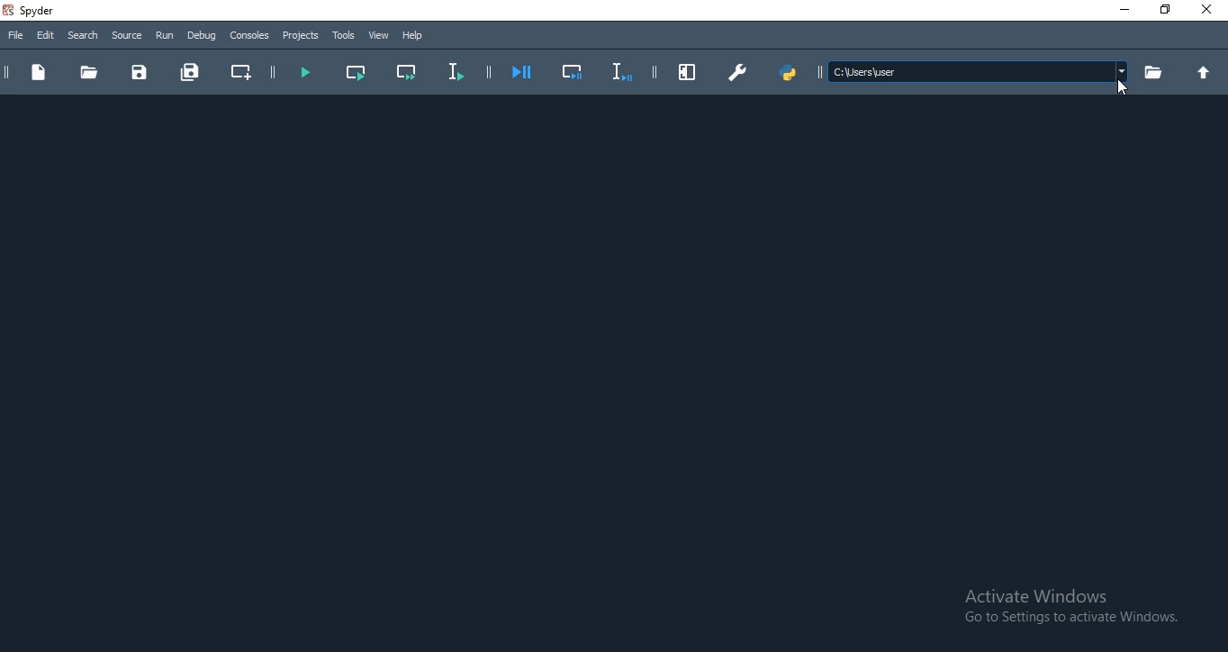 Image resolution: width=1228 pixels, height=652 pixels. I want to click on up folder, so click(1207, 73).